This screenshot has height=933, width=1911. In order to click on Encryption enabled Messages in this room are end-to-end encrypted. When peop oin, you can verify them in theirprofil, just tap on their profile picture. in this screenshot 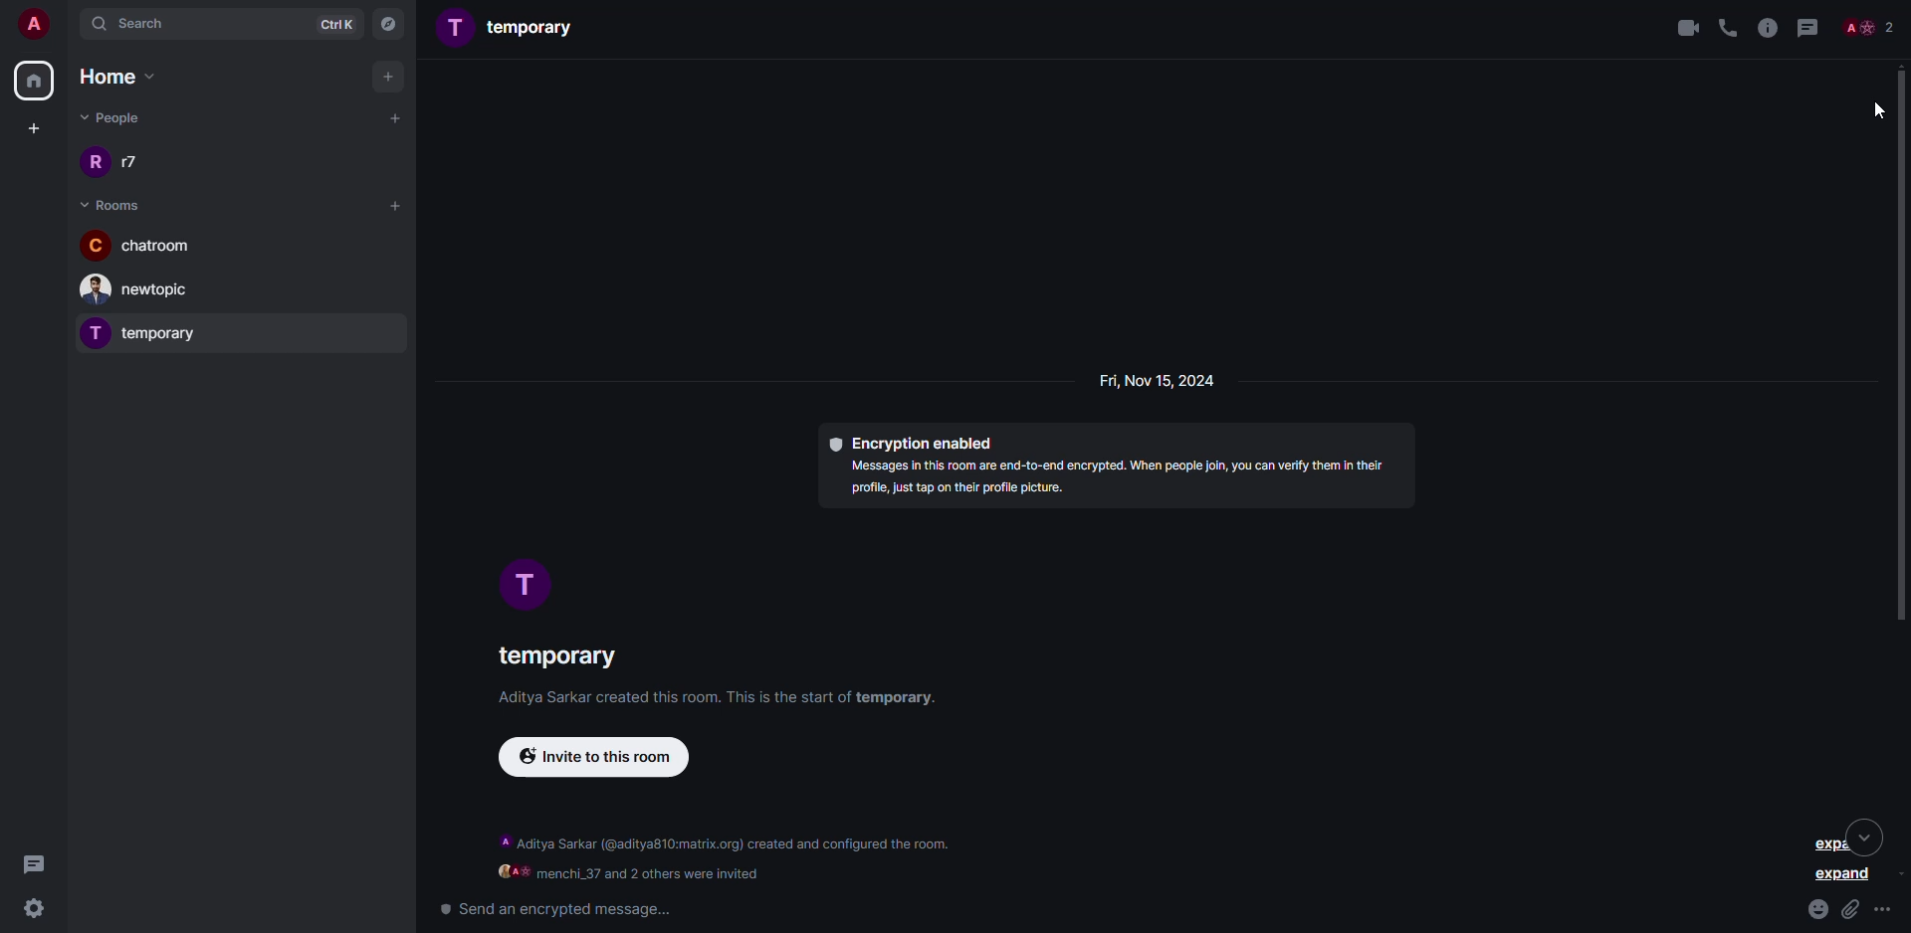, I will do `click(1105, 470)`.